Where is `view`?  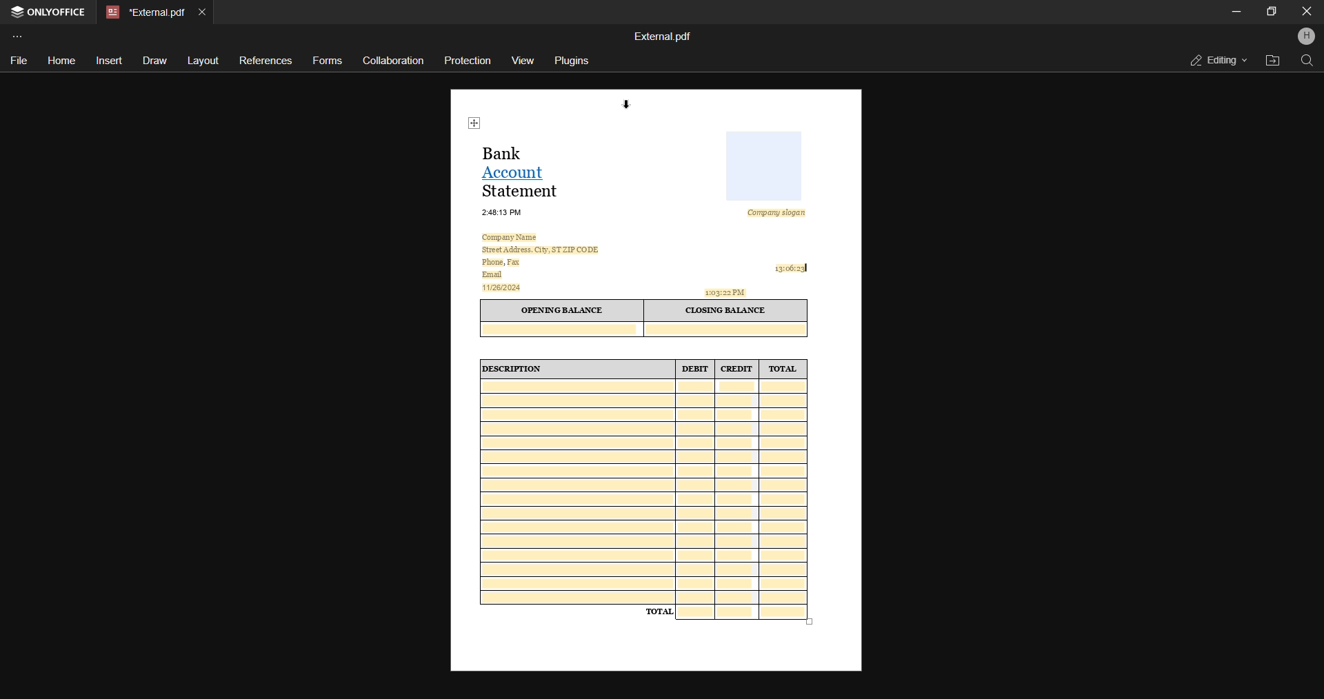
view is located at coordinates (523, 59).